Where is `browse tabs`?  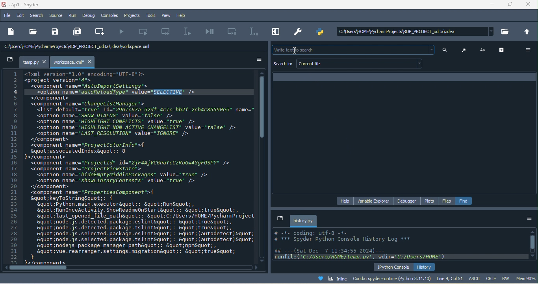
browse tabs is located at coordinates (279, 218).